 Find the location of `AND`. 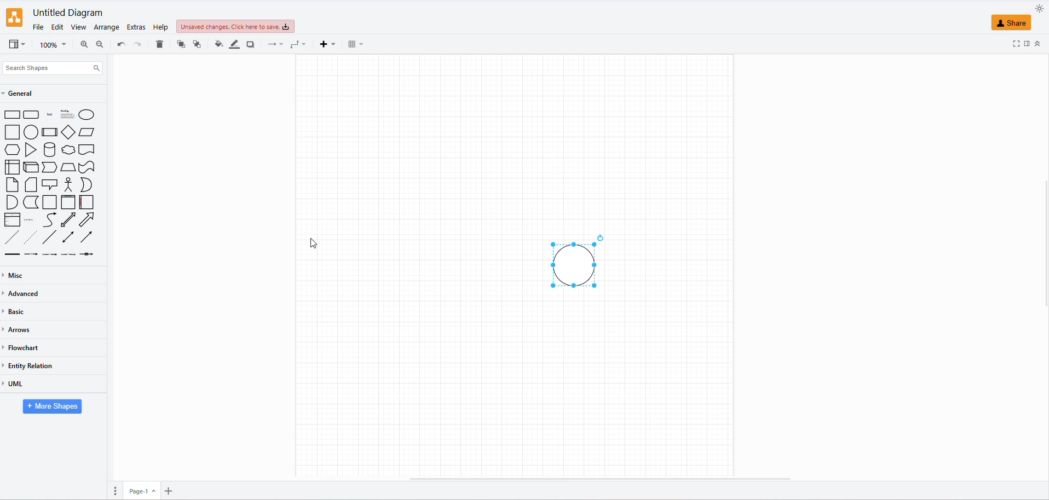

AND is located at coordinates (11, 202).